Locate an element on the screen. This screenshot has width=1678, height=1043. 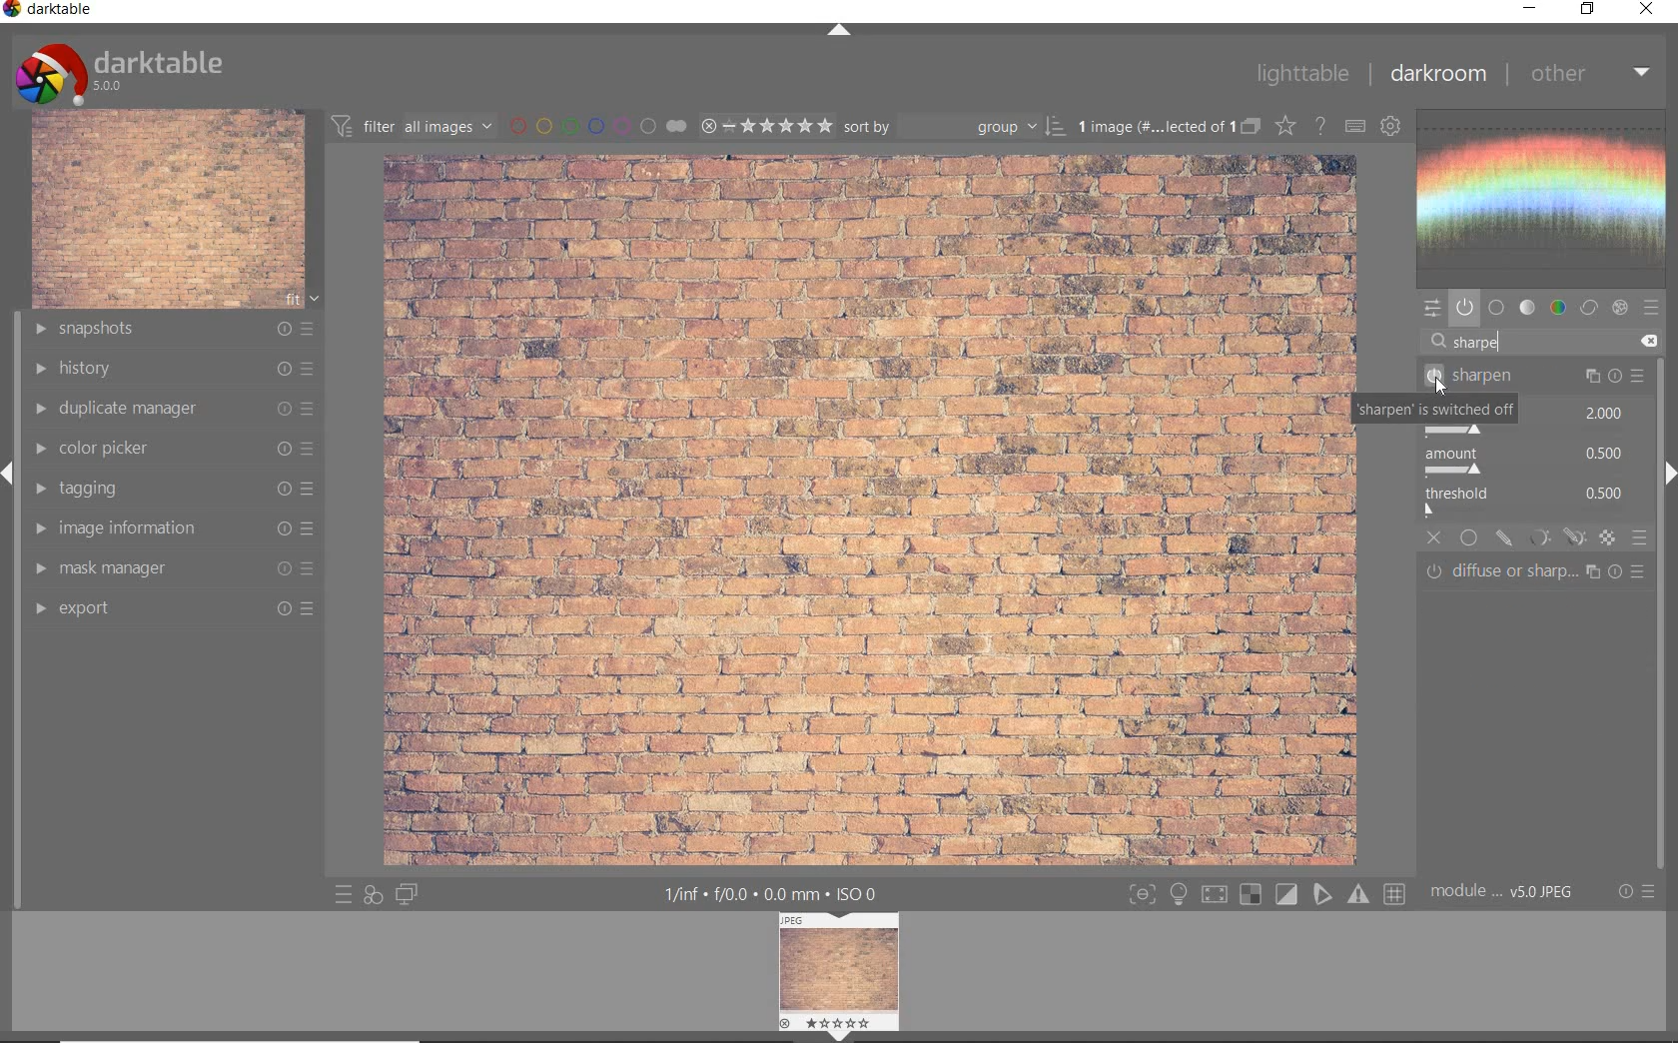
history is located at coordinates (177, 369).